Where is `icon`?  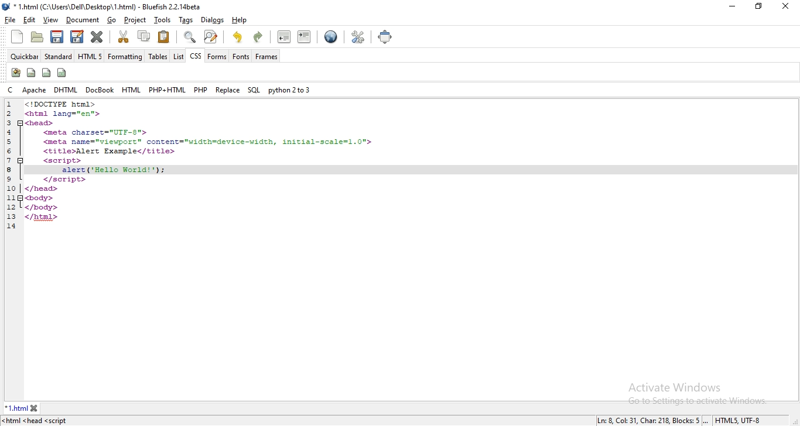
icon is located at coordinates (15, 73).